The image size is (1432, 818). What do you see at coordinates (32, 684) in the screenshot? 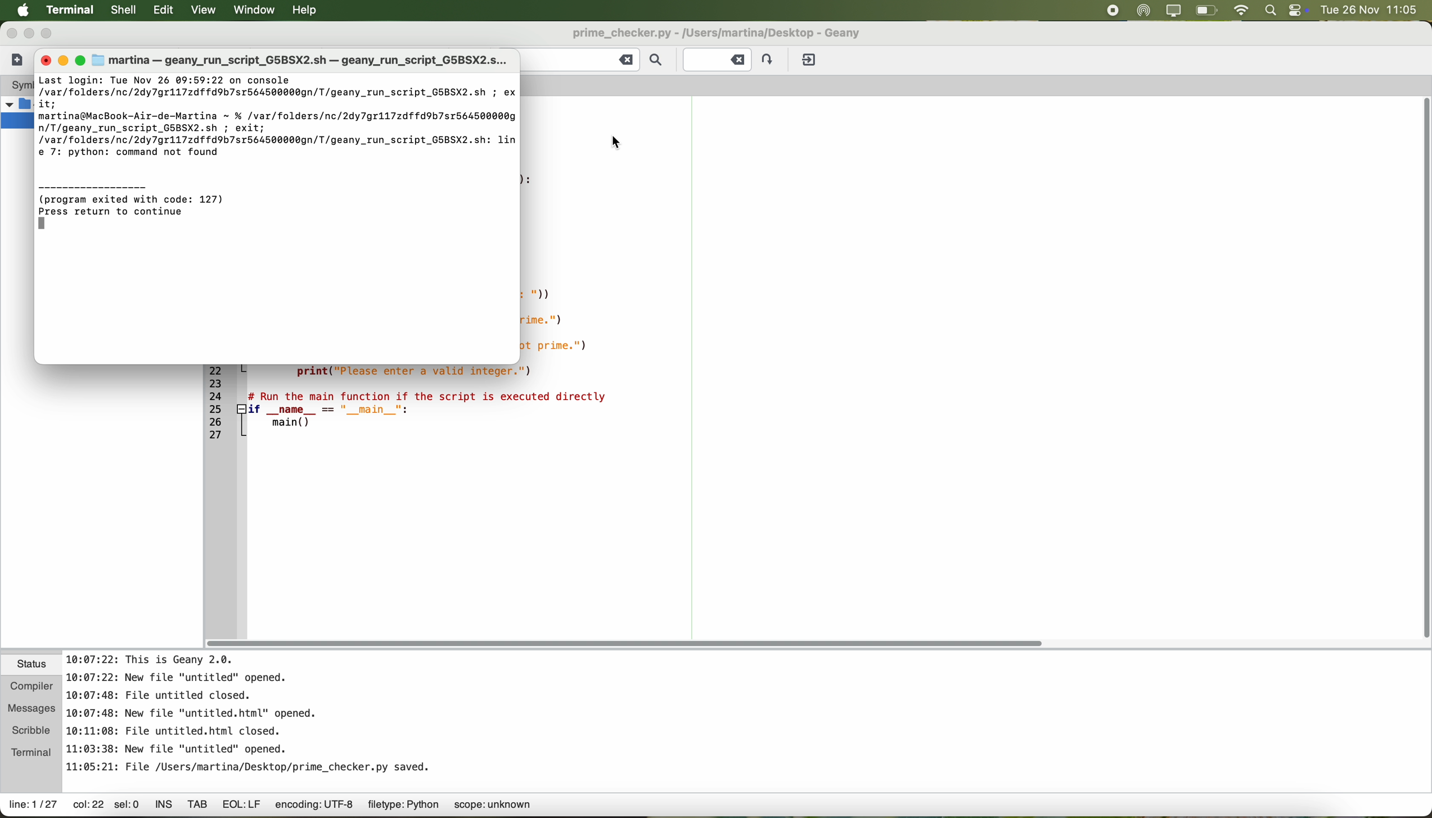
I see `compiler` at bounding box center [32, 684].